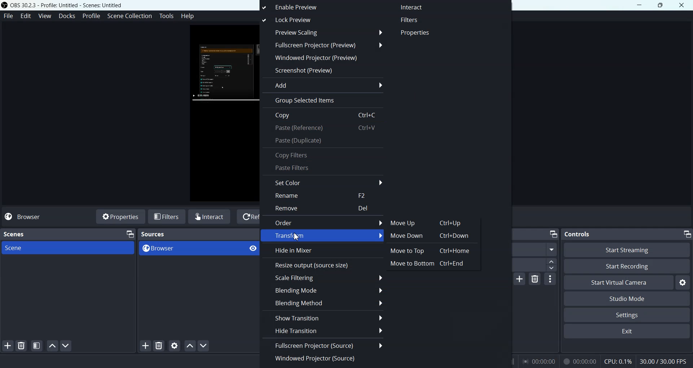  What do you see at coordinates (639, 5) in the screenshot?
I see `Minimize` at bounding box center [639, 5].